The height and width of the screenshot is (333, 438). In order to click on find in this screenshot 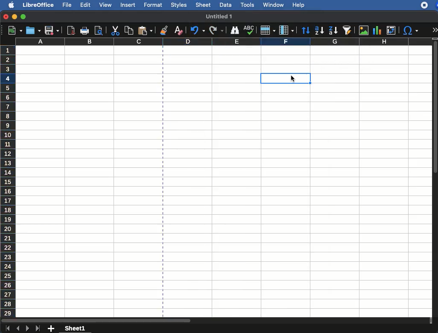, I will do `click(234, 29)`.